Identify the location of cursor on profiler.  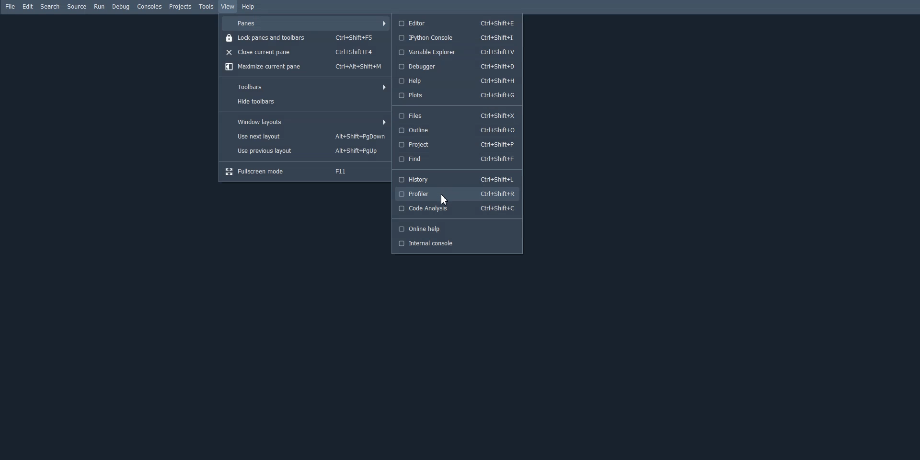
(443, 199).